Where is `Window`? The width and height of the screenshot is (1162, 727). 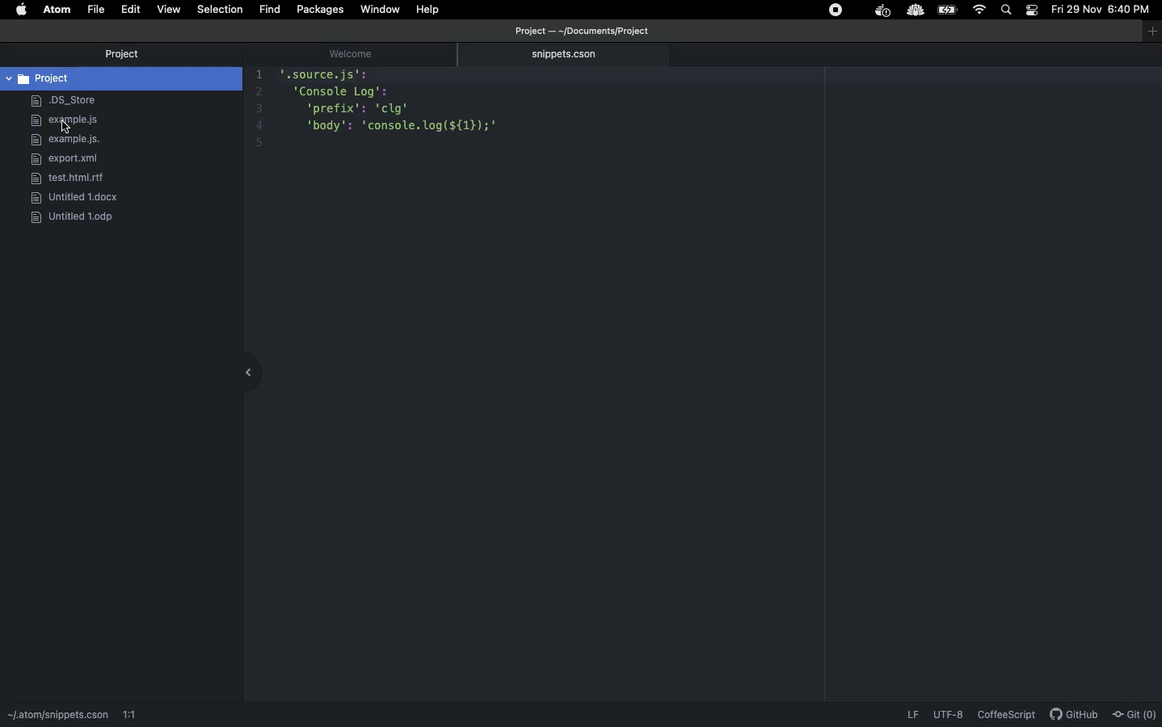 Window is located at coordinates (383, 10).